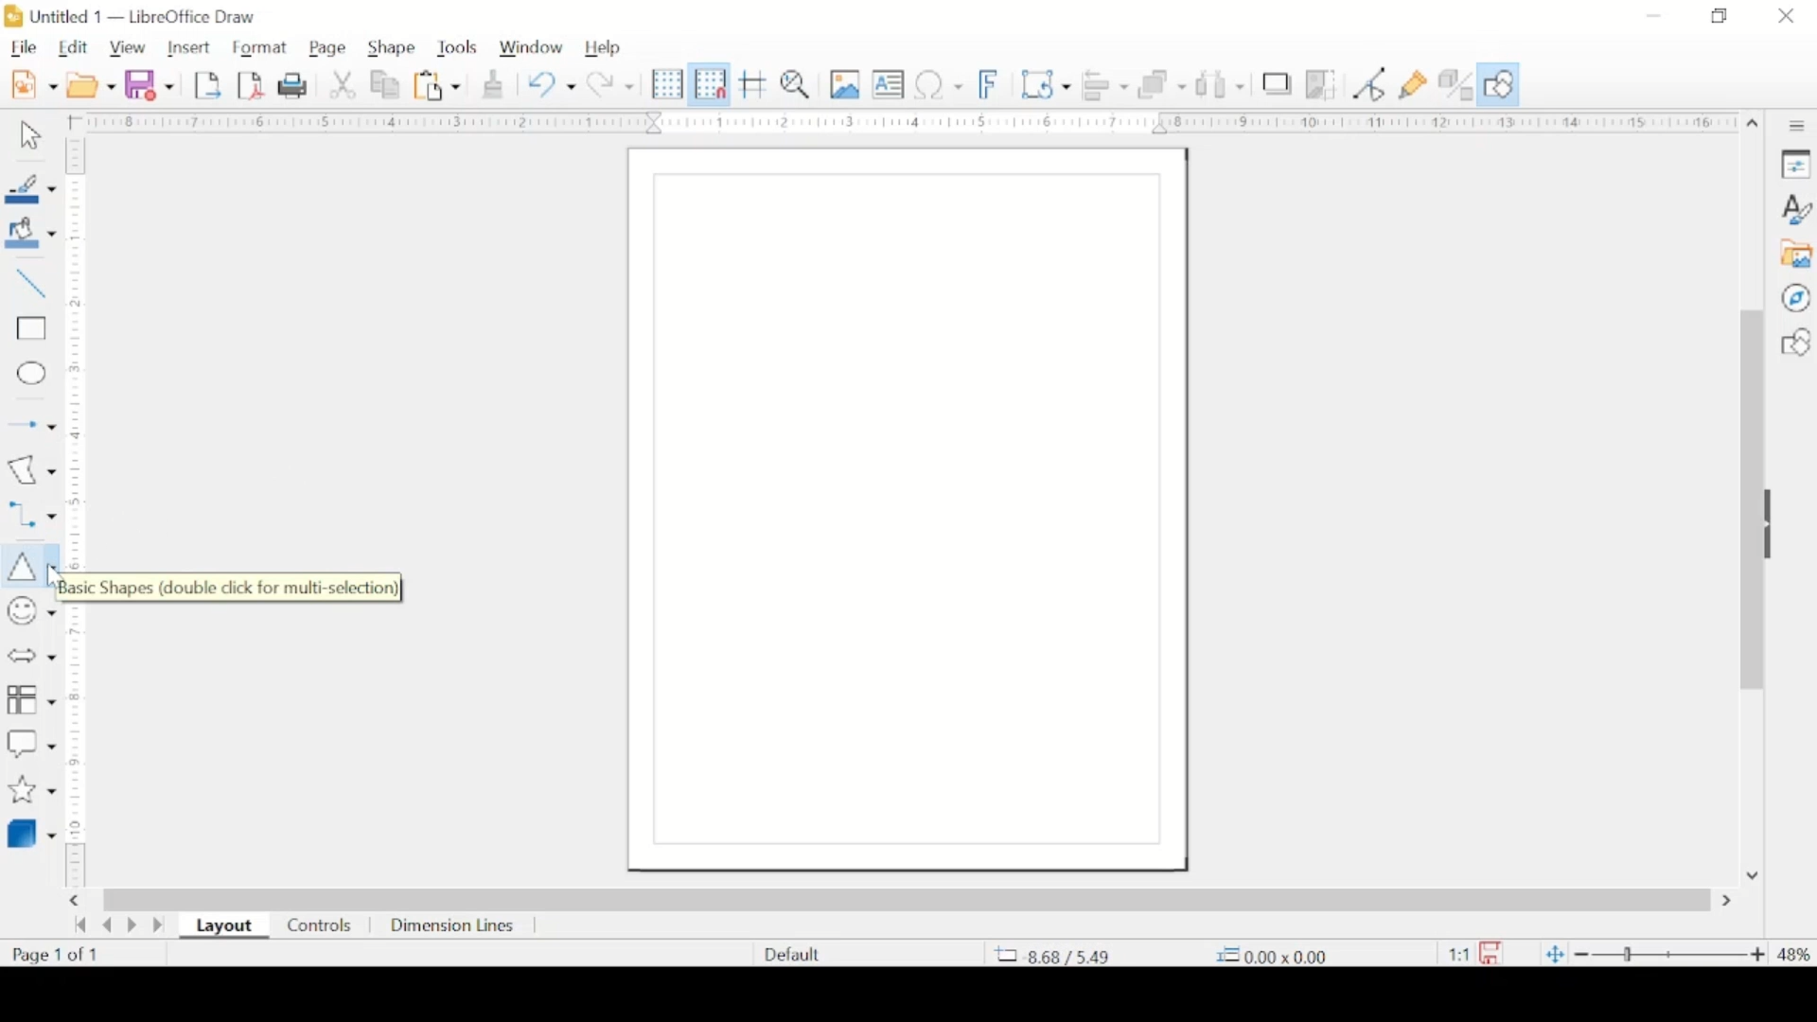  Describe the element at coordinates (1799, 127) in the screenshot. I see `sidebar settings` at that location.